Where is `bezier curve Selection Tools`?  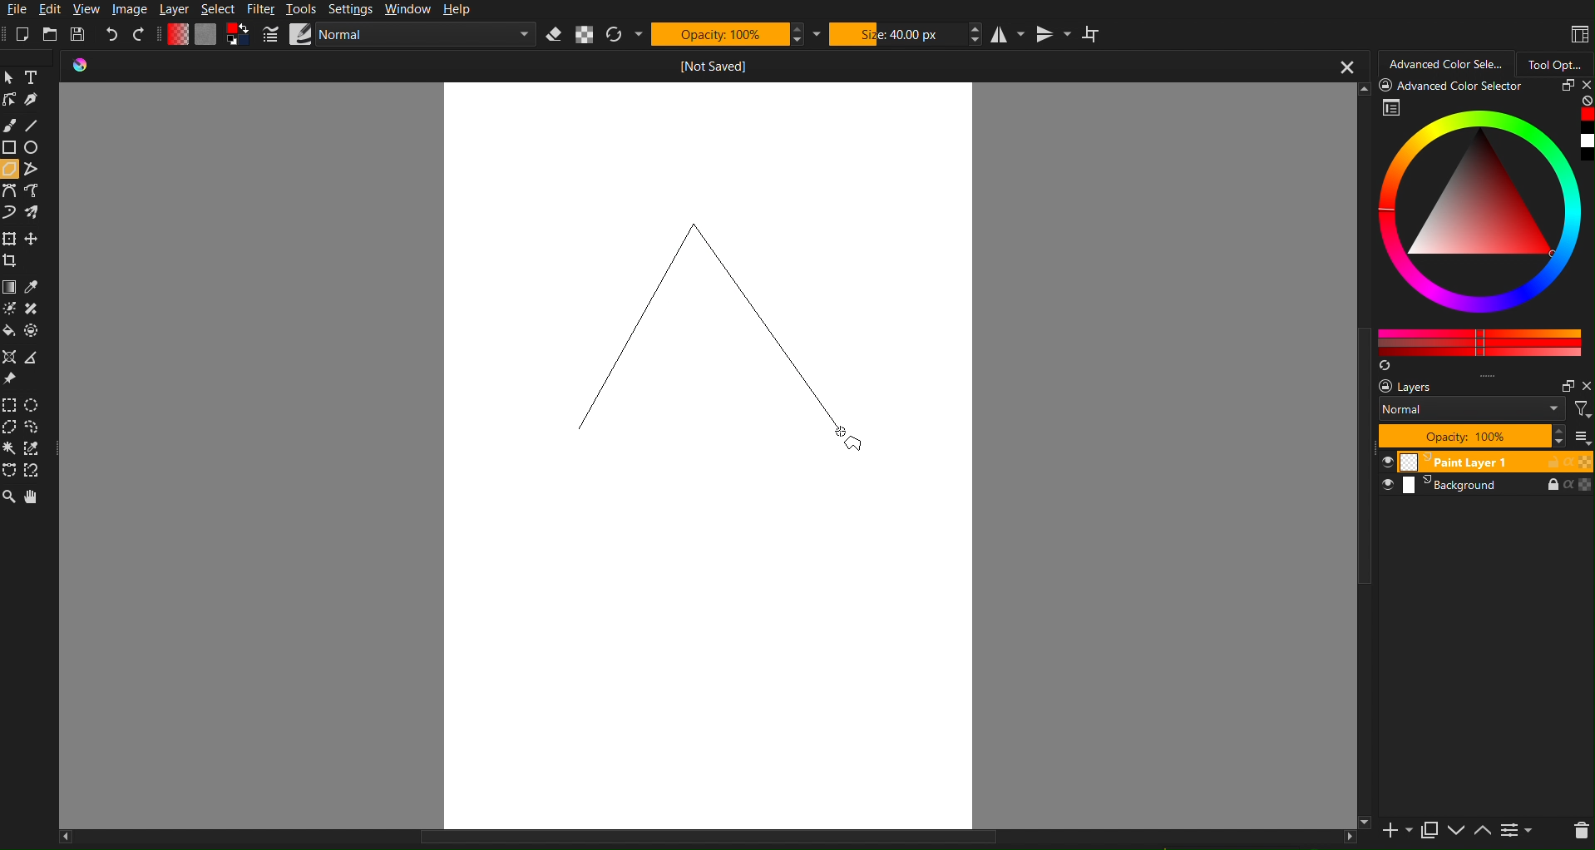
bezier curve Selection Tools is located at coordinates (12, 472).